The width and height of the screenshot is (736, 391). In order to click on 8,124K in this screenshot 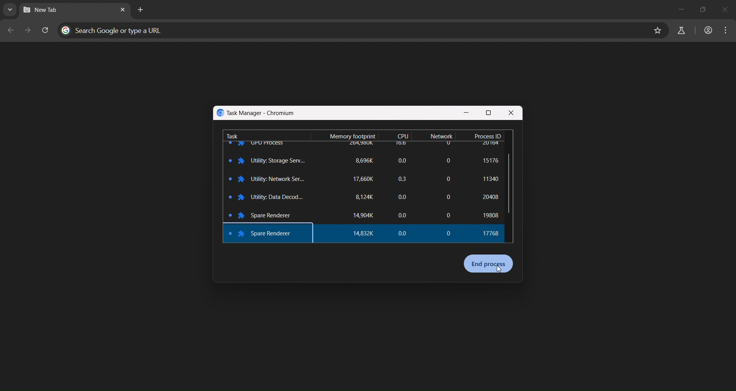, I will do `click(365, 198)`.